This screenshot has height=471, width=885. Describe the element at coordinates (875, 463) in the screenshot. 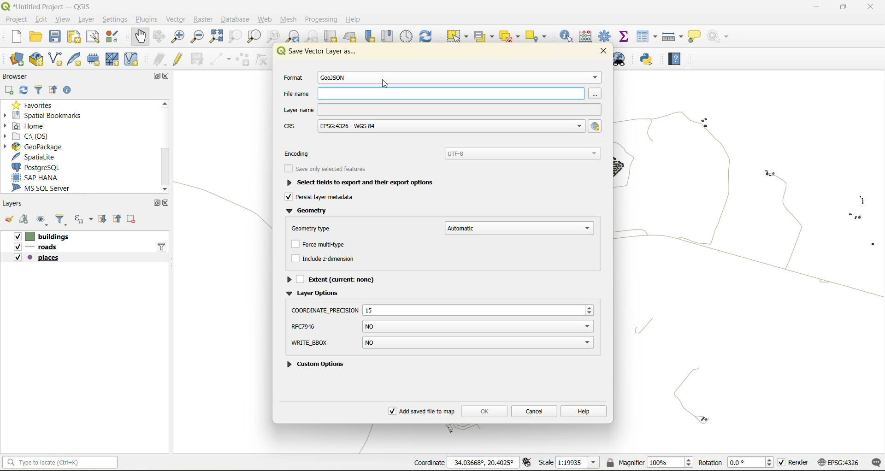

I see `log messages` at that location.